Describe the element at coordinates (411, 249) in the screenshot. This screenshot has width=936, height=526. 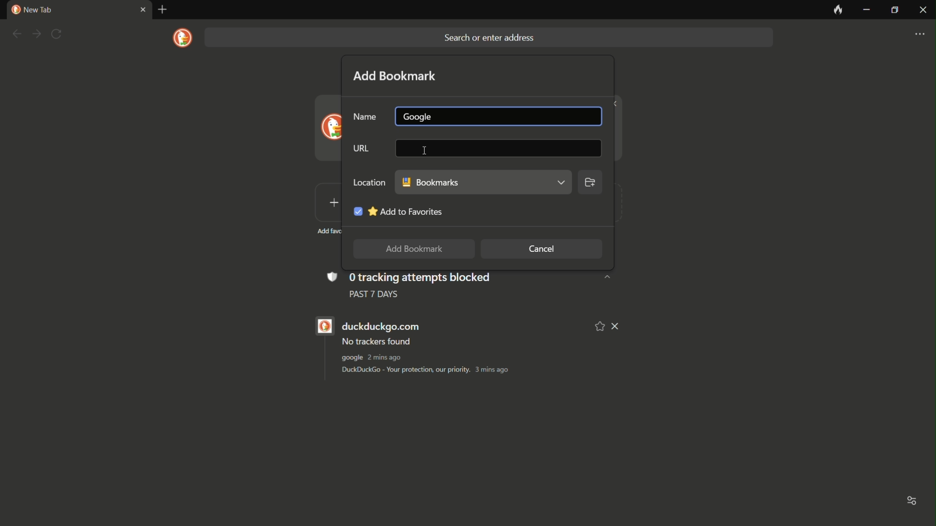
I see `add to bookmark button` at that location.